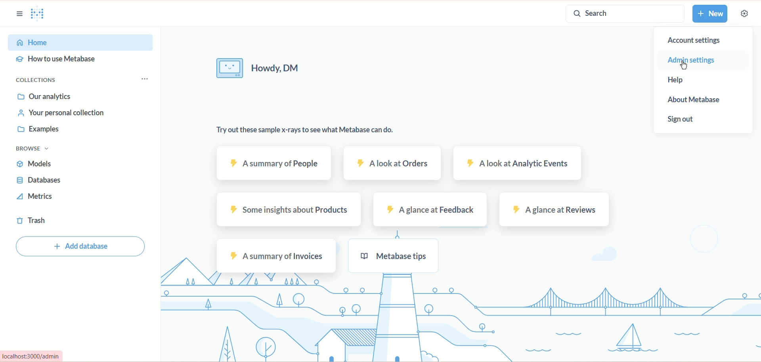  Describe the element at coordinates (683, 65) in the screenshot. I see `cursor` at that location.